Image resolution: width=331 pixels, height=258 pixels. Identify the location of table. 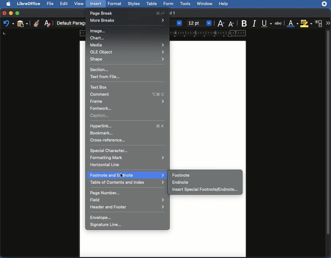
(152, 4).